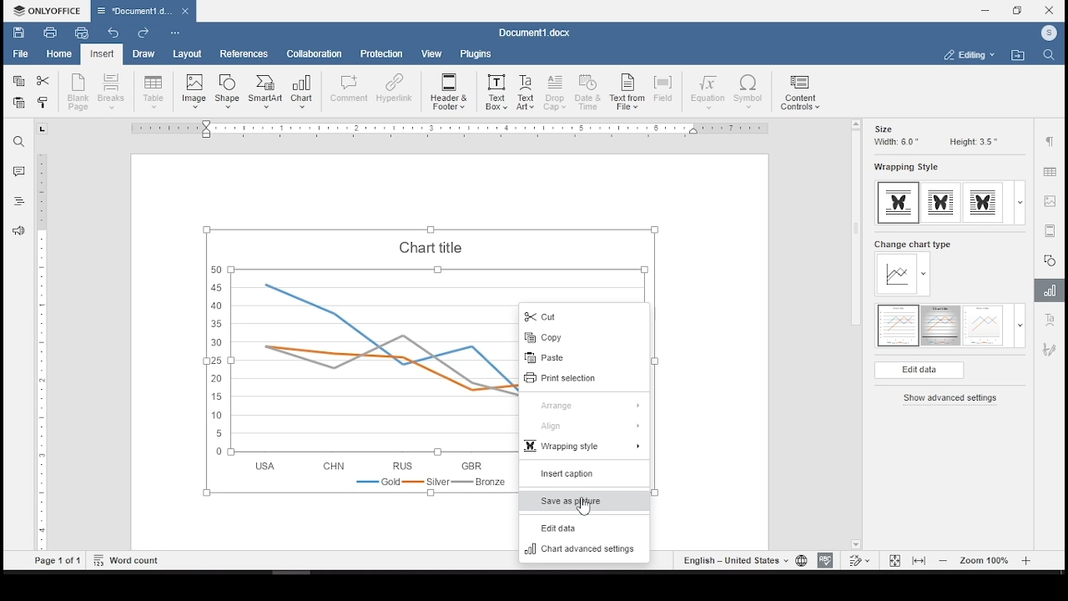 This screenshot has height=601, width=1068. I want to click on save as picture, so click(583, 501).